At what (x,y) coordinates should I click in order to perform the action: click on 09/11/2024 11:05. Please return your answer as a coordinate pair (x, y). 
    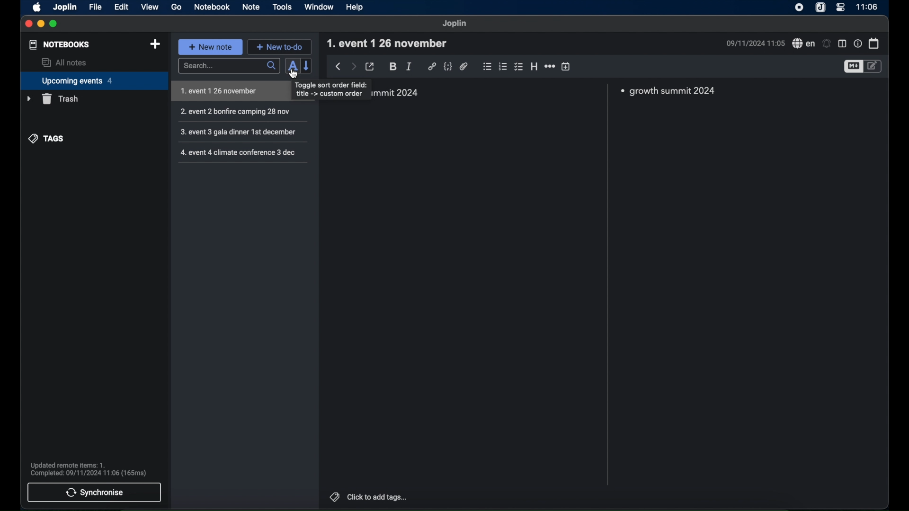
    Looking at the image, I should click on (754, 45).